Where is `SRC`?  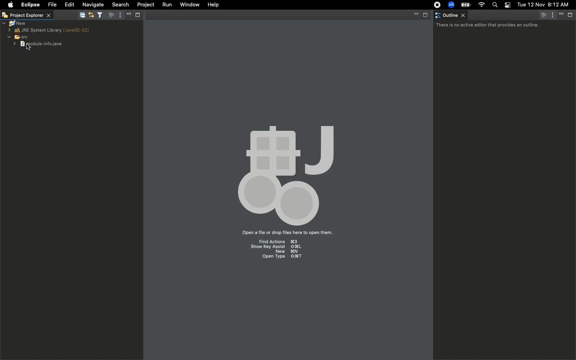 SRC is located at coordinates (19, 38).